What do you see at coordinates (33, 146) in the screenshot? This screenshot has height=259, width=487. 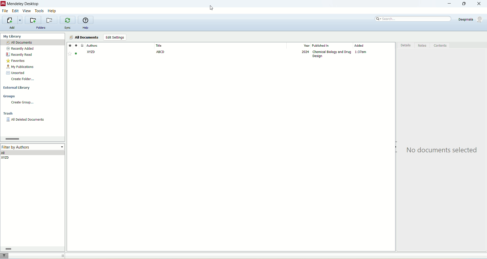 I see `filter by author` at bounding box center [33, 146].